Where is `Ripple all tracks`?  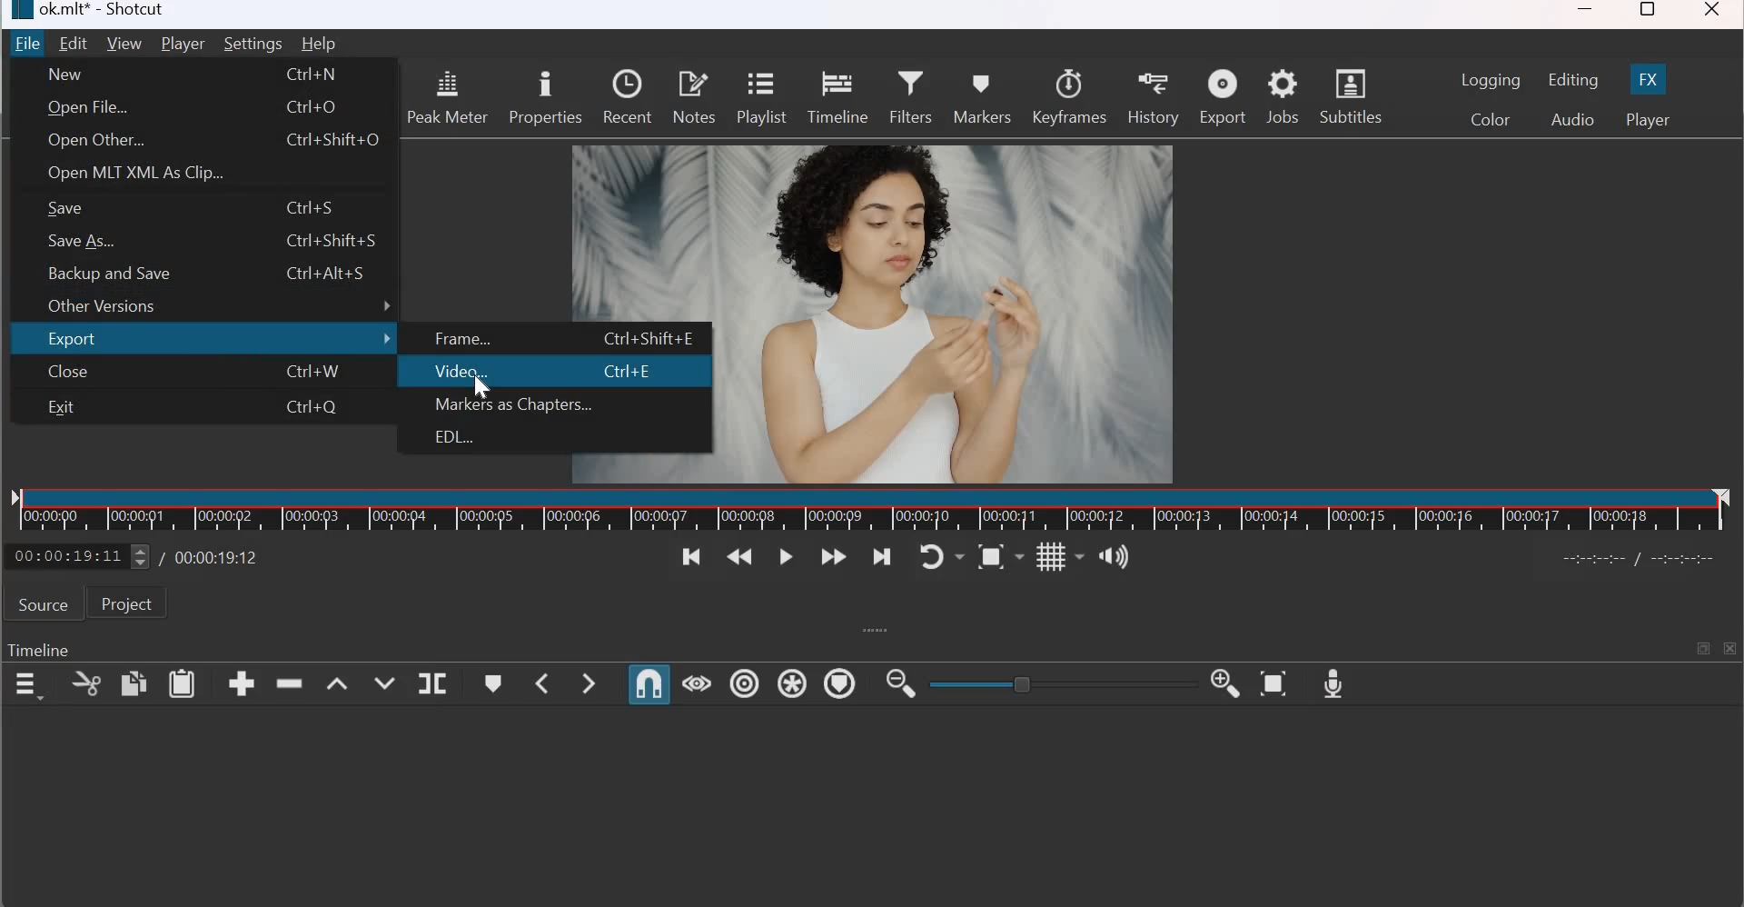 Ripple all tracks is located at coordinates (792, 683).